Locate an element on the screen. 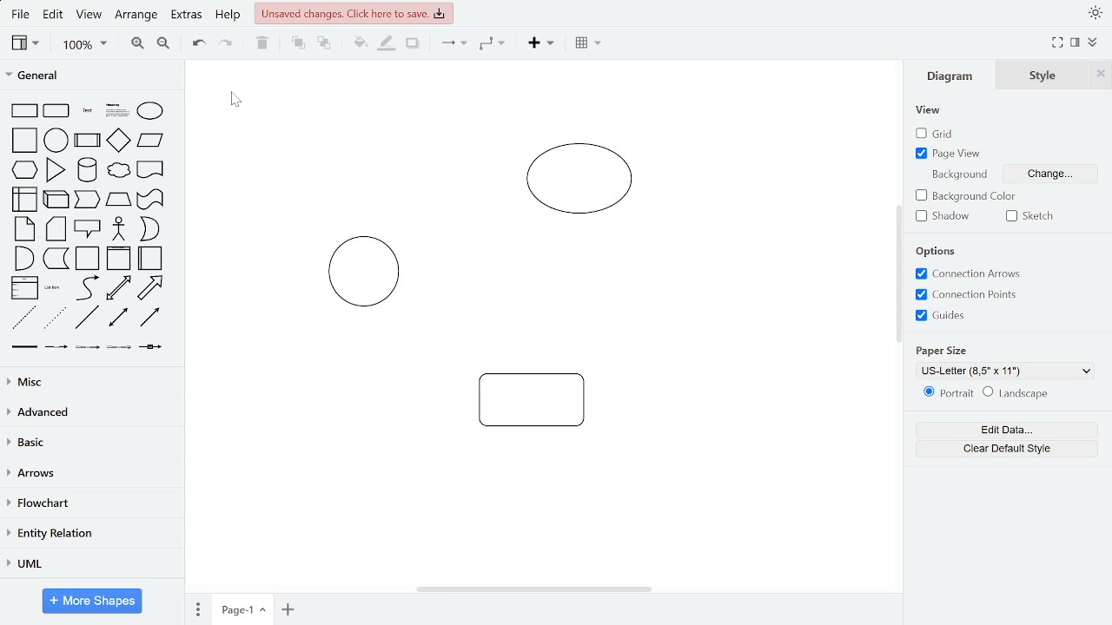 This screenshot has height=625, width=1112. callout is located at coordinates (88, 228).